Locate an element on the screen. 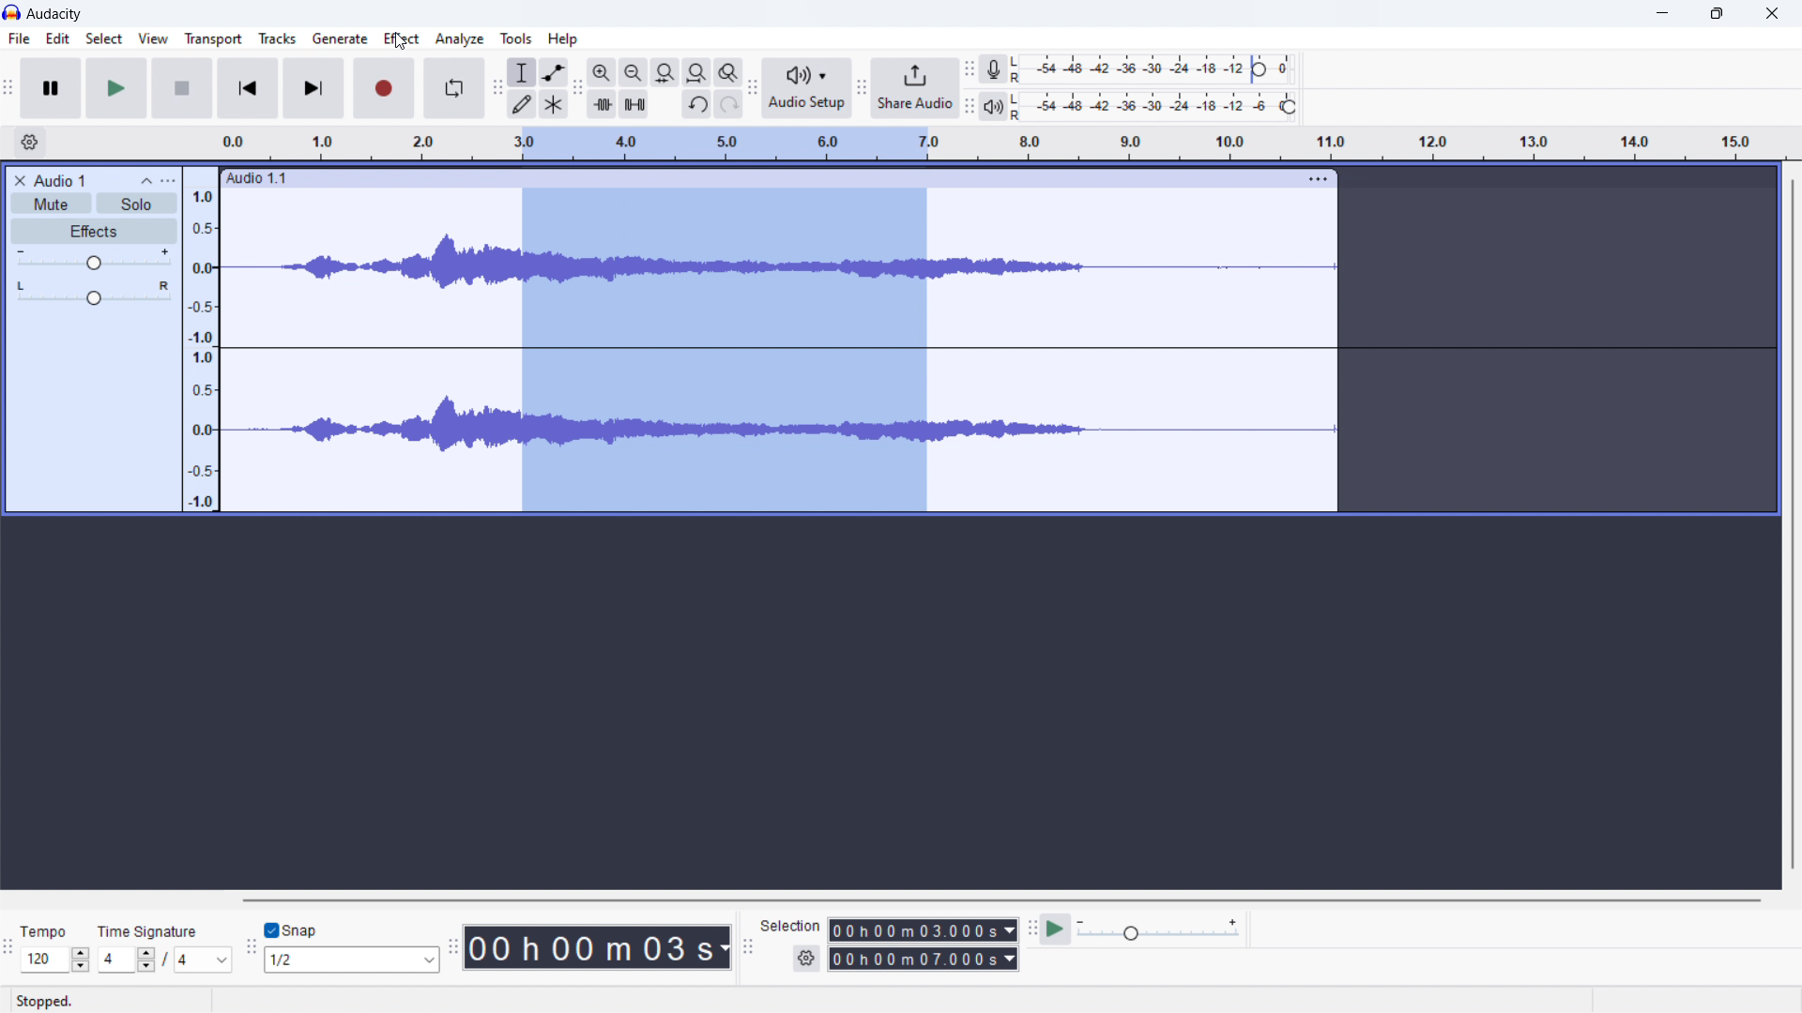 Image resolution: width=1802 pixels, height=1013 pixels. zoom in is located at coordinates (601, 72).